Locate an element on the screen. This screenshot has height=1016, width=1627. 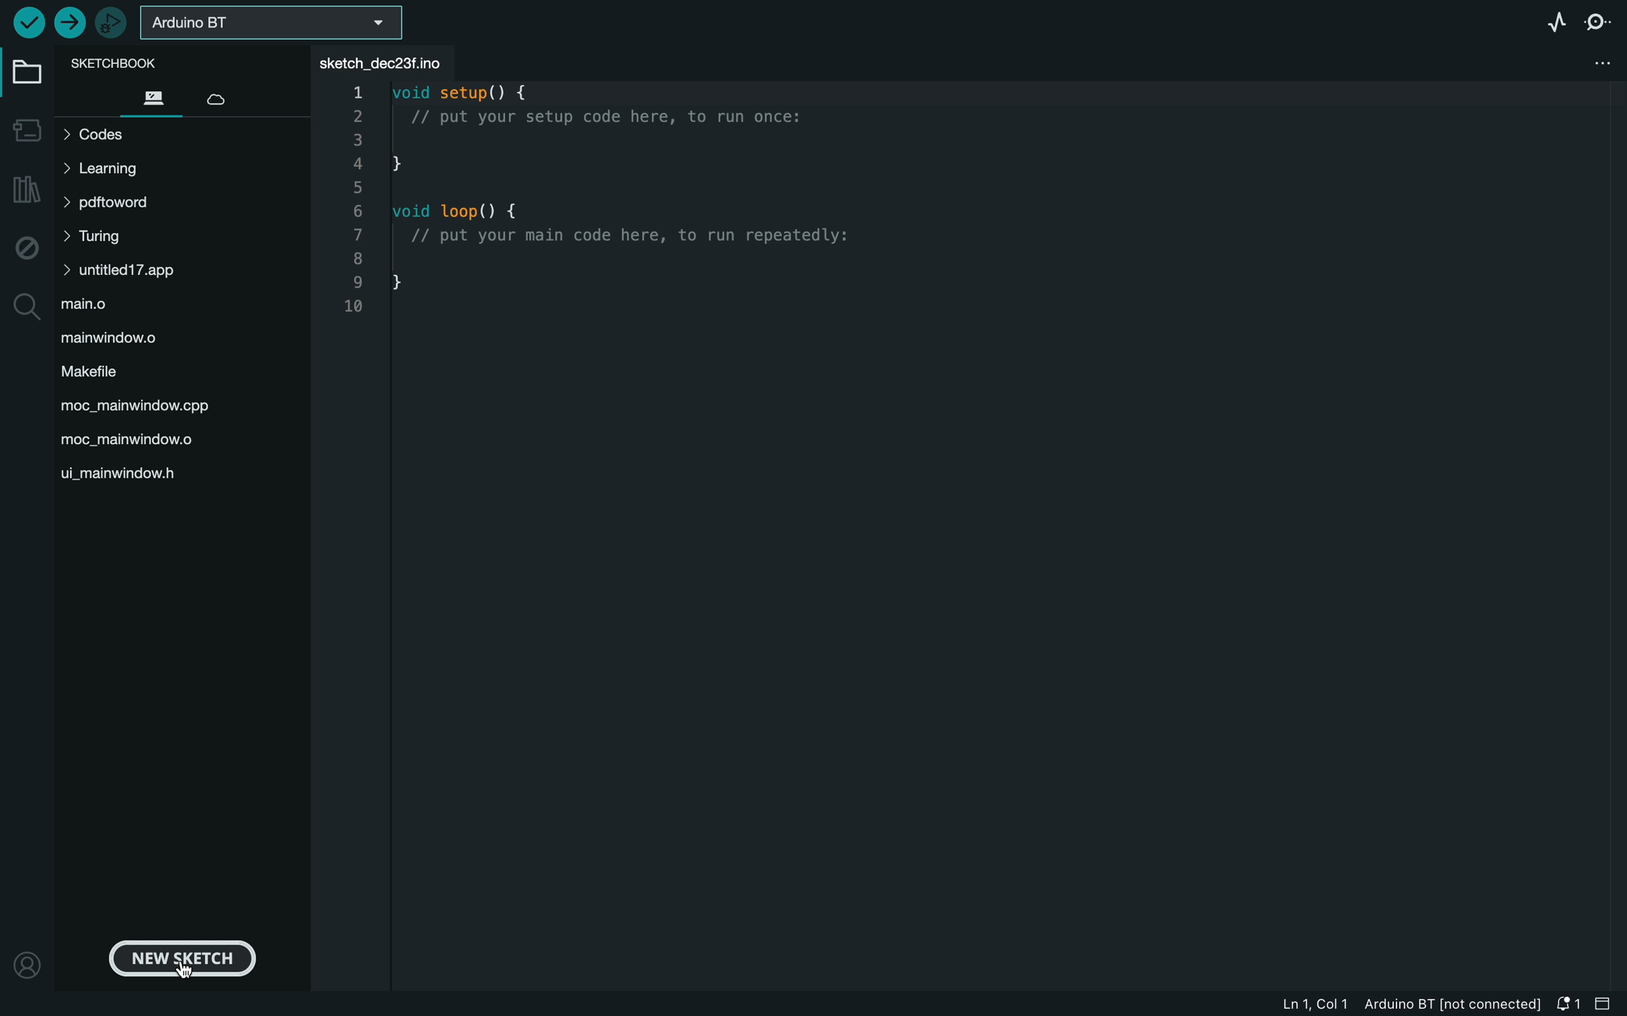
moc is located at coordinates (133, 439).